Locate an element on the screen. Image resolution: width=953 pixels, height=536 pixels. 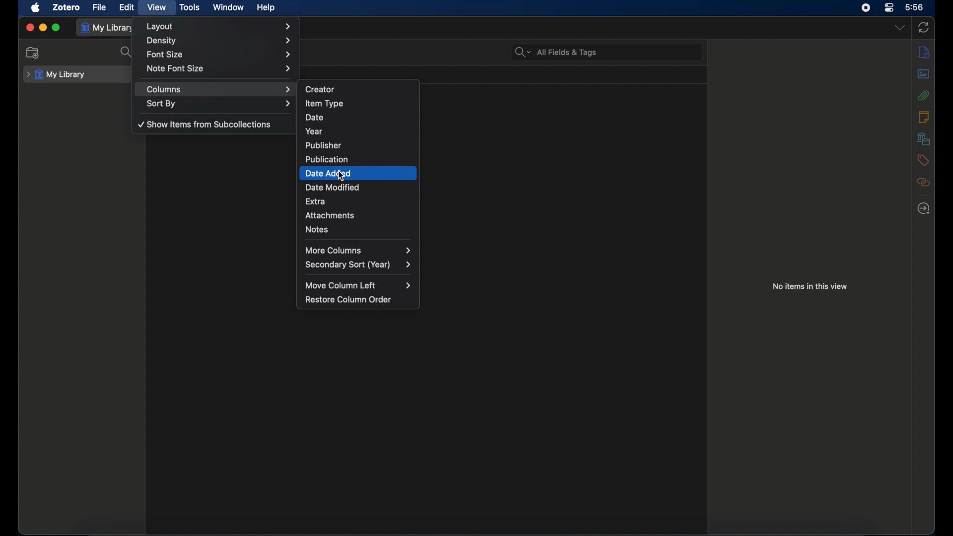
minimize is located at coordinates (44, 27).